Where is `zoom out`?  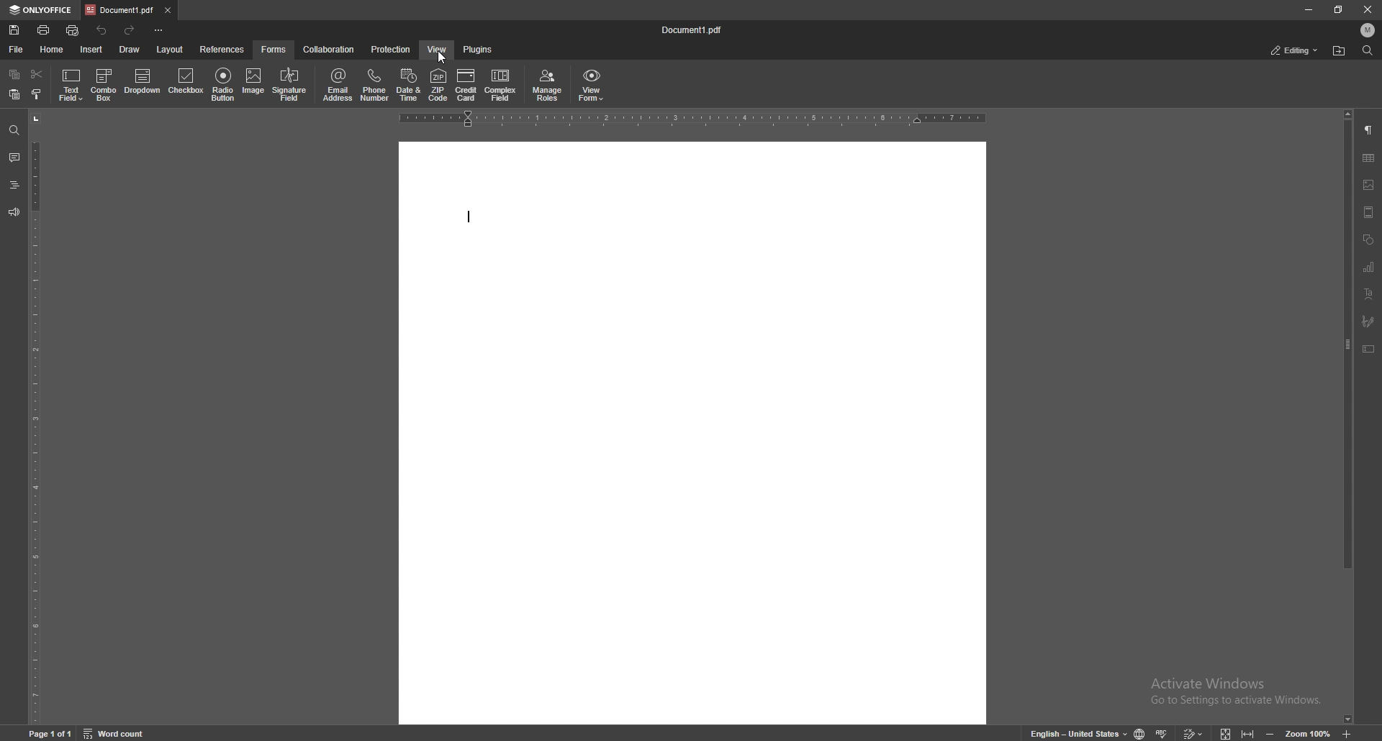
zoom out is located at coordinates (1272, 732).